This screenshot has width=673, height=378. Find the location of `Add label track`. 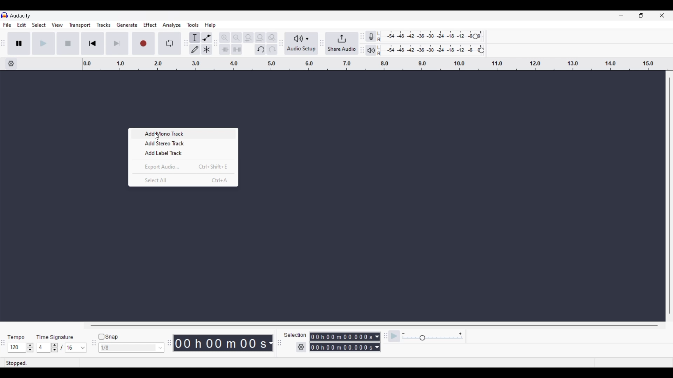

Add label track is located at coordinates (184, 153).